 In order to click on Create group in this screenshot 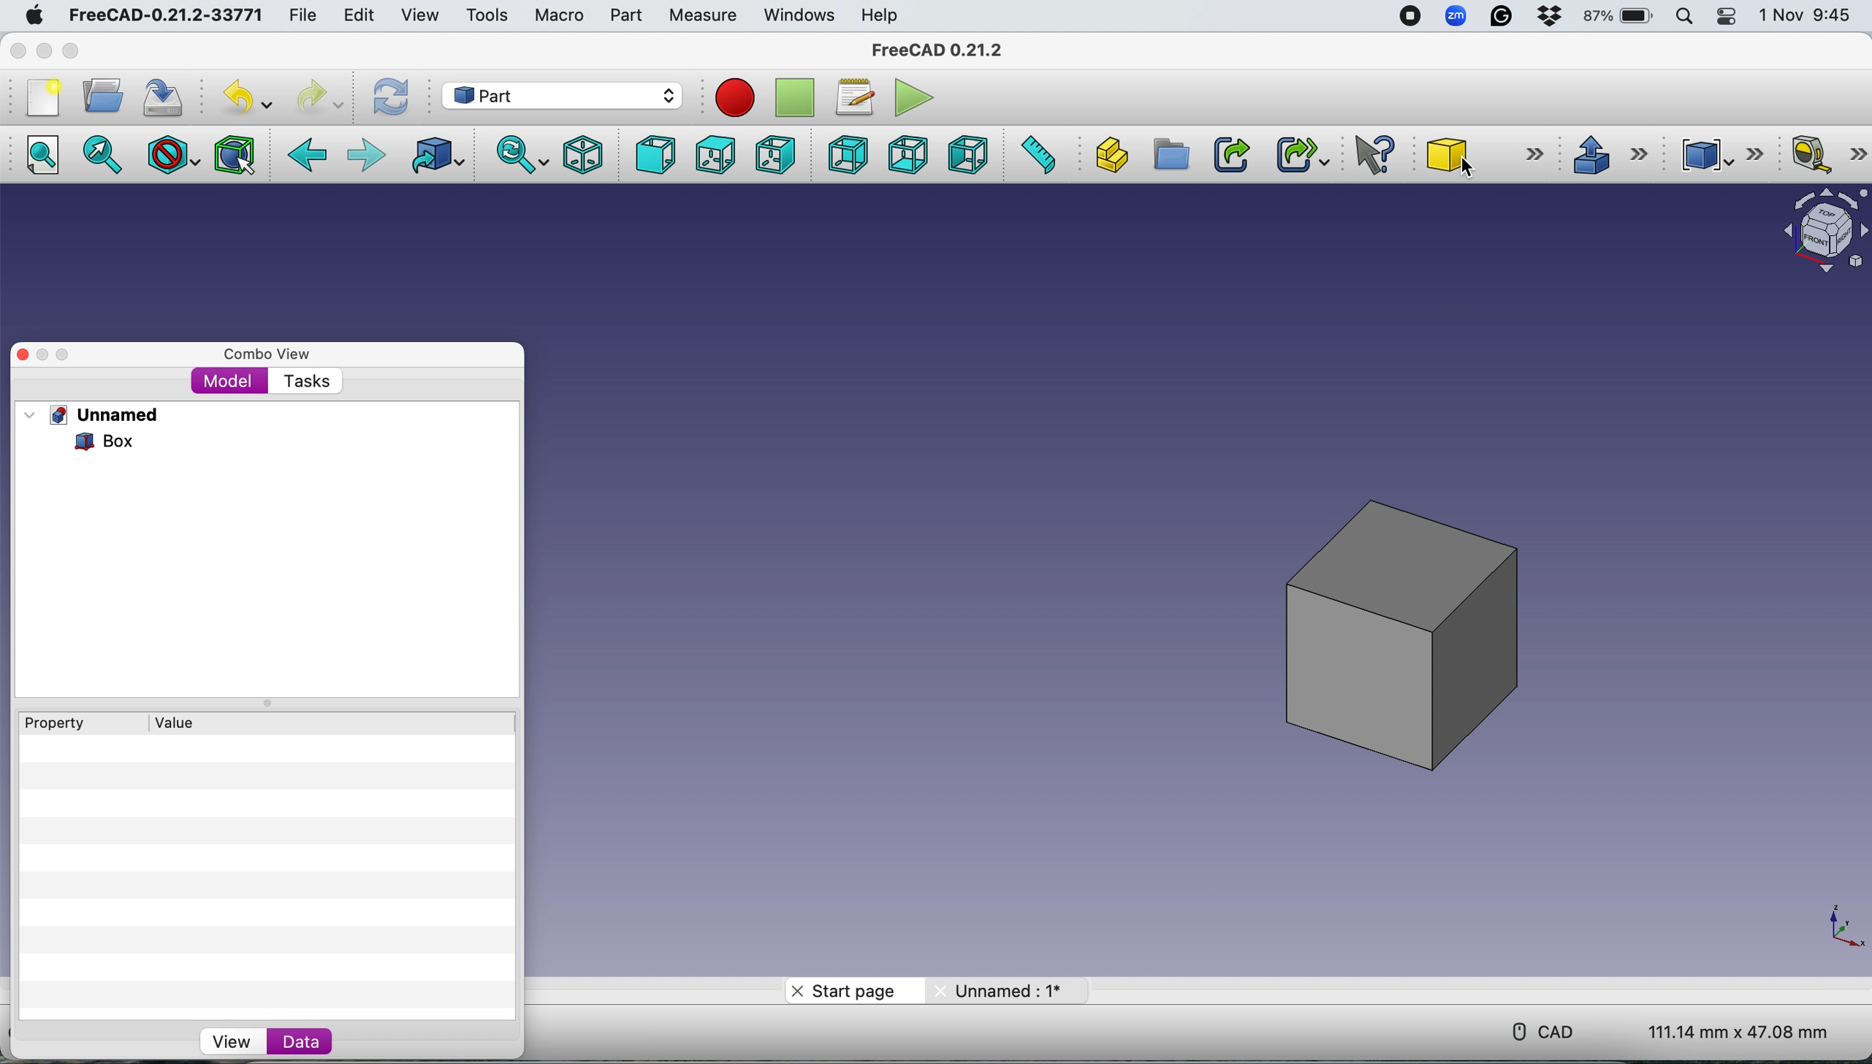, I will do `click(1169, 155)`.